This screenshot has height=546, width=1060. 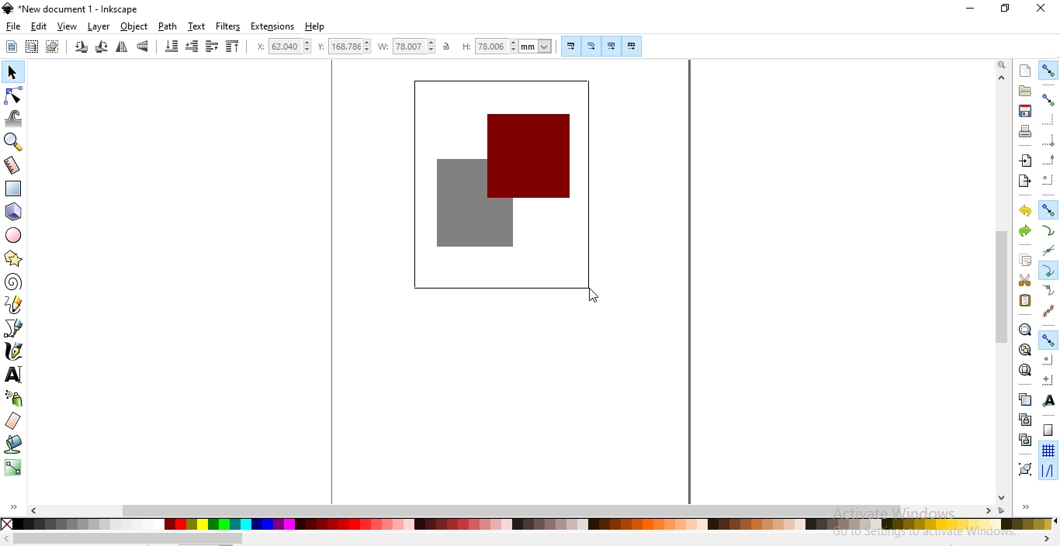 What do you see at coordinates (1048, 471) in the screenshot?
I see `snap guides` at bounding box center [1048, 471].